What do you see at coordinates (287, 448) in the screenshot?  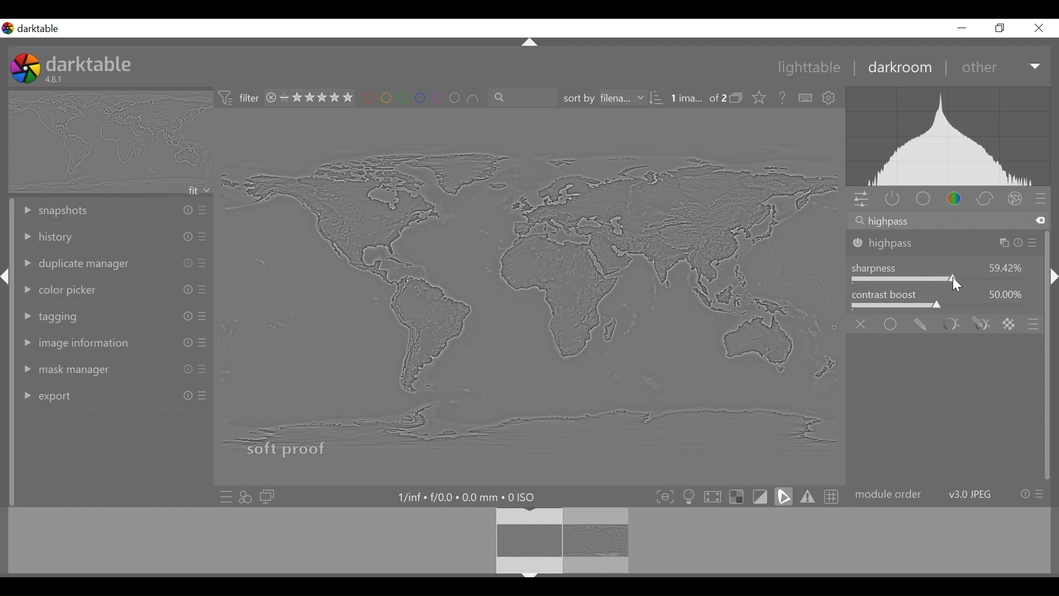 I see `soft proof` at bounding box center [287, 448].